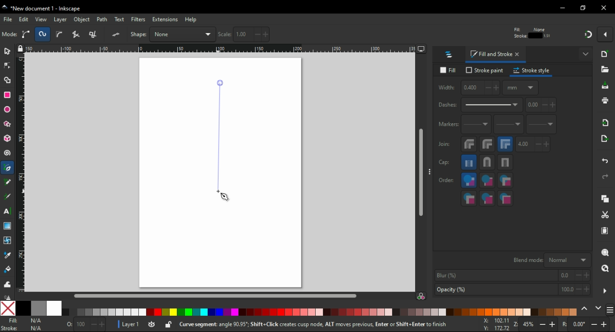 The height and width of the screenshot is (332, 615). I want to click on Layer 1, so click(132, 325).